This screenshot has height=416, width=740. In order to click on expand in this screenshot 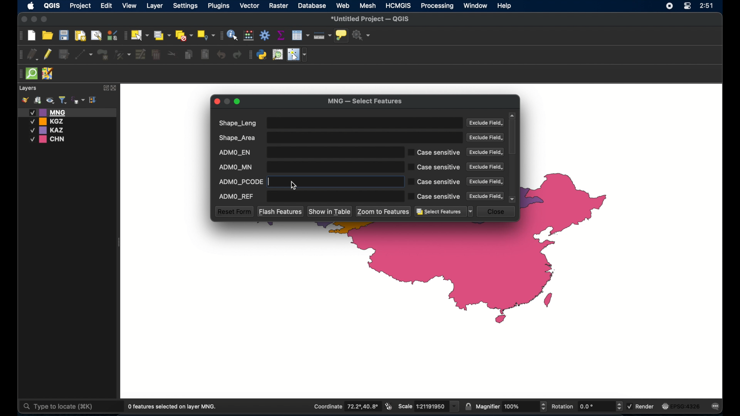, I will do `click(104, 88)`.